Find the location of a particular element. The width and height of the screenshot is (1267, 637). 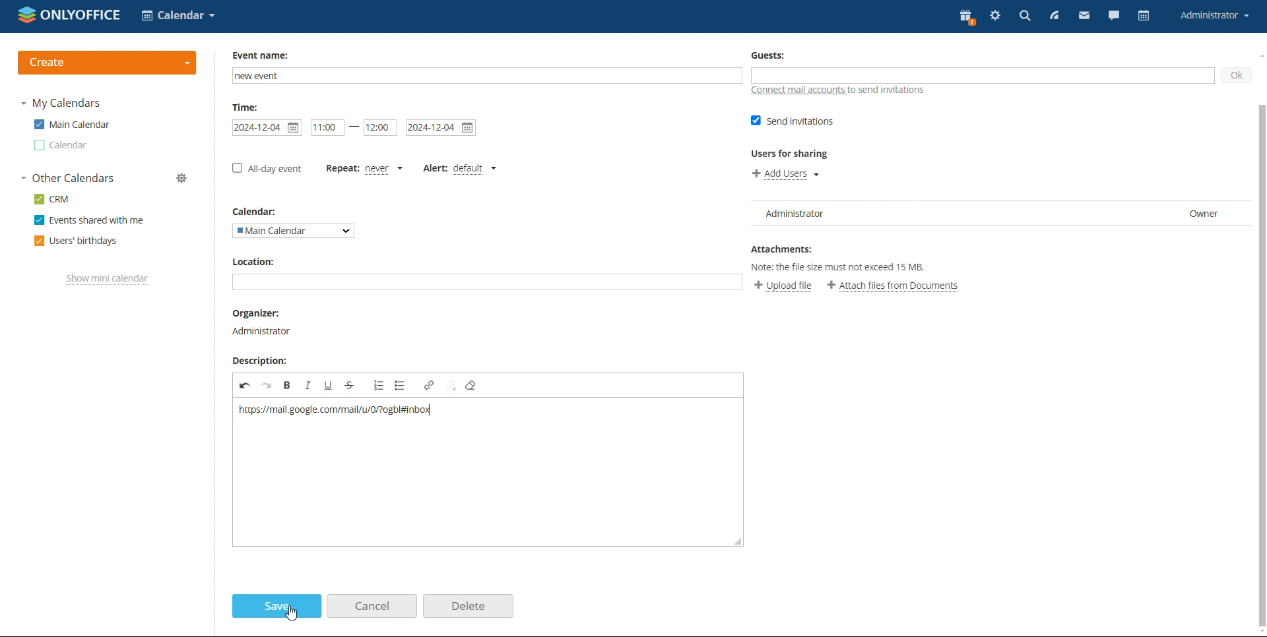

strikethrough is located at coordinates (351, 386).